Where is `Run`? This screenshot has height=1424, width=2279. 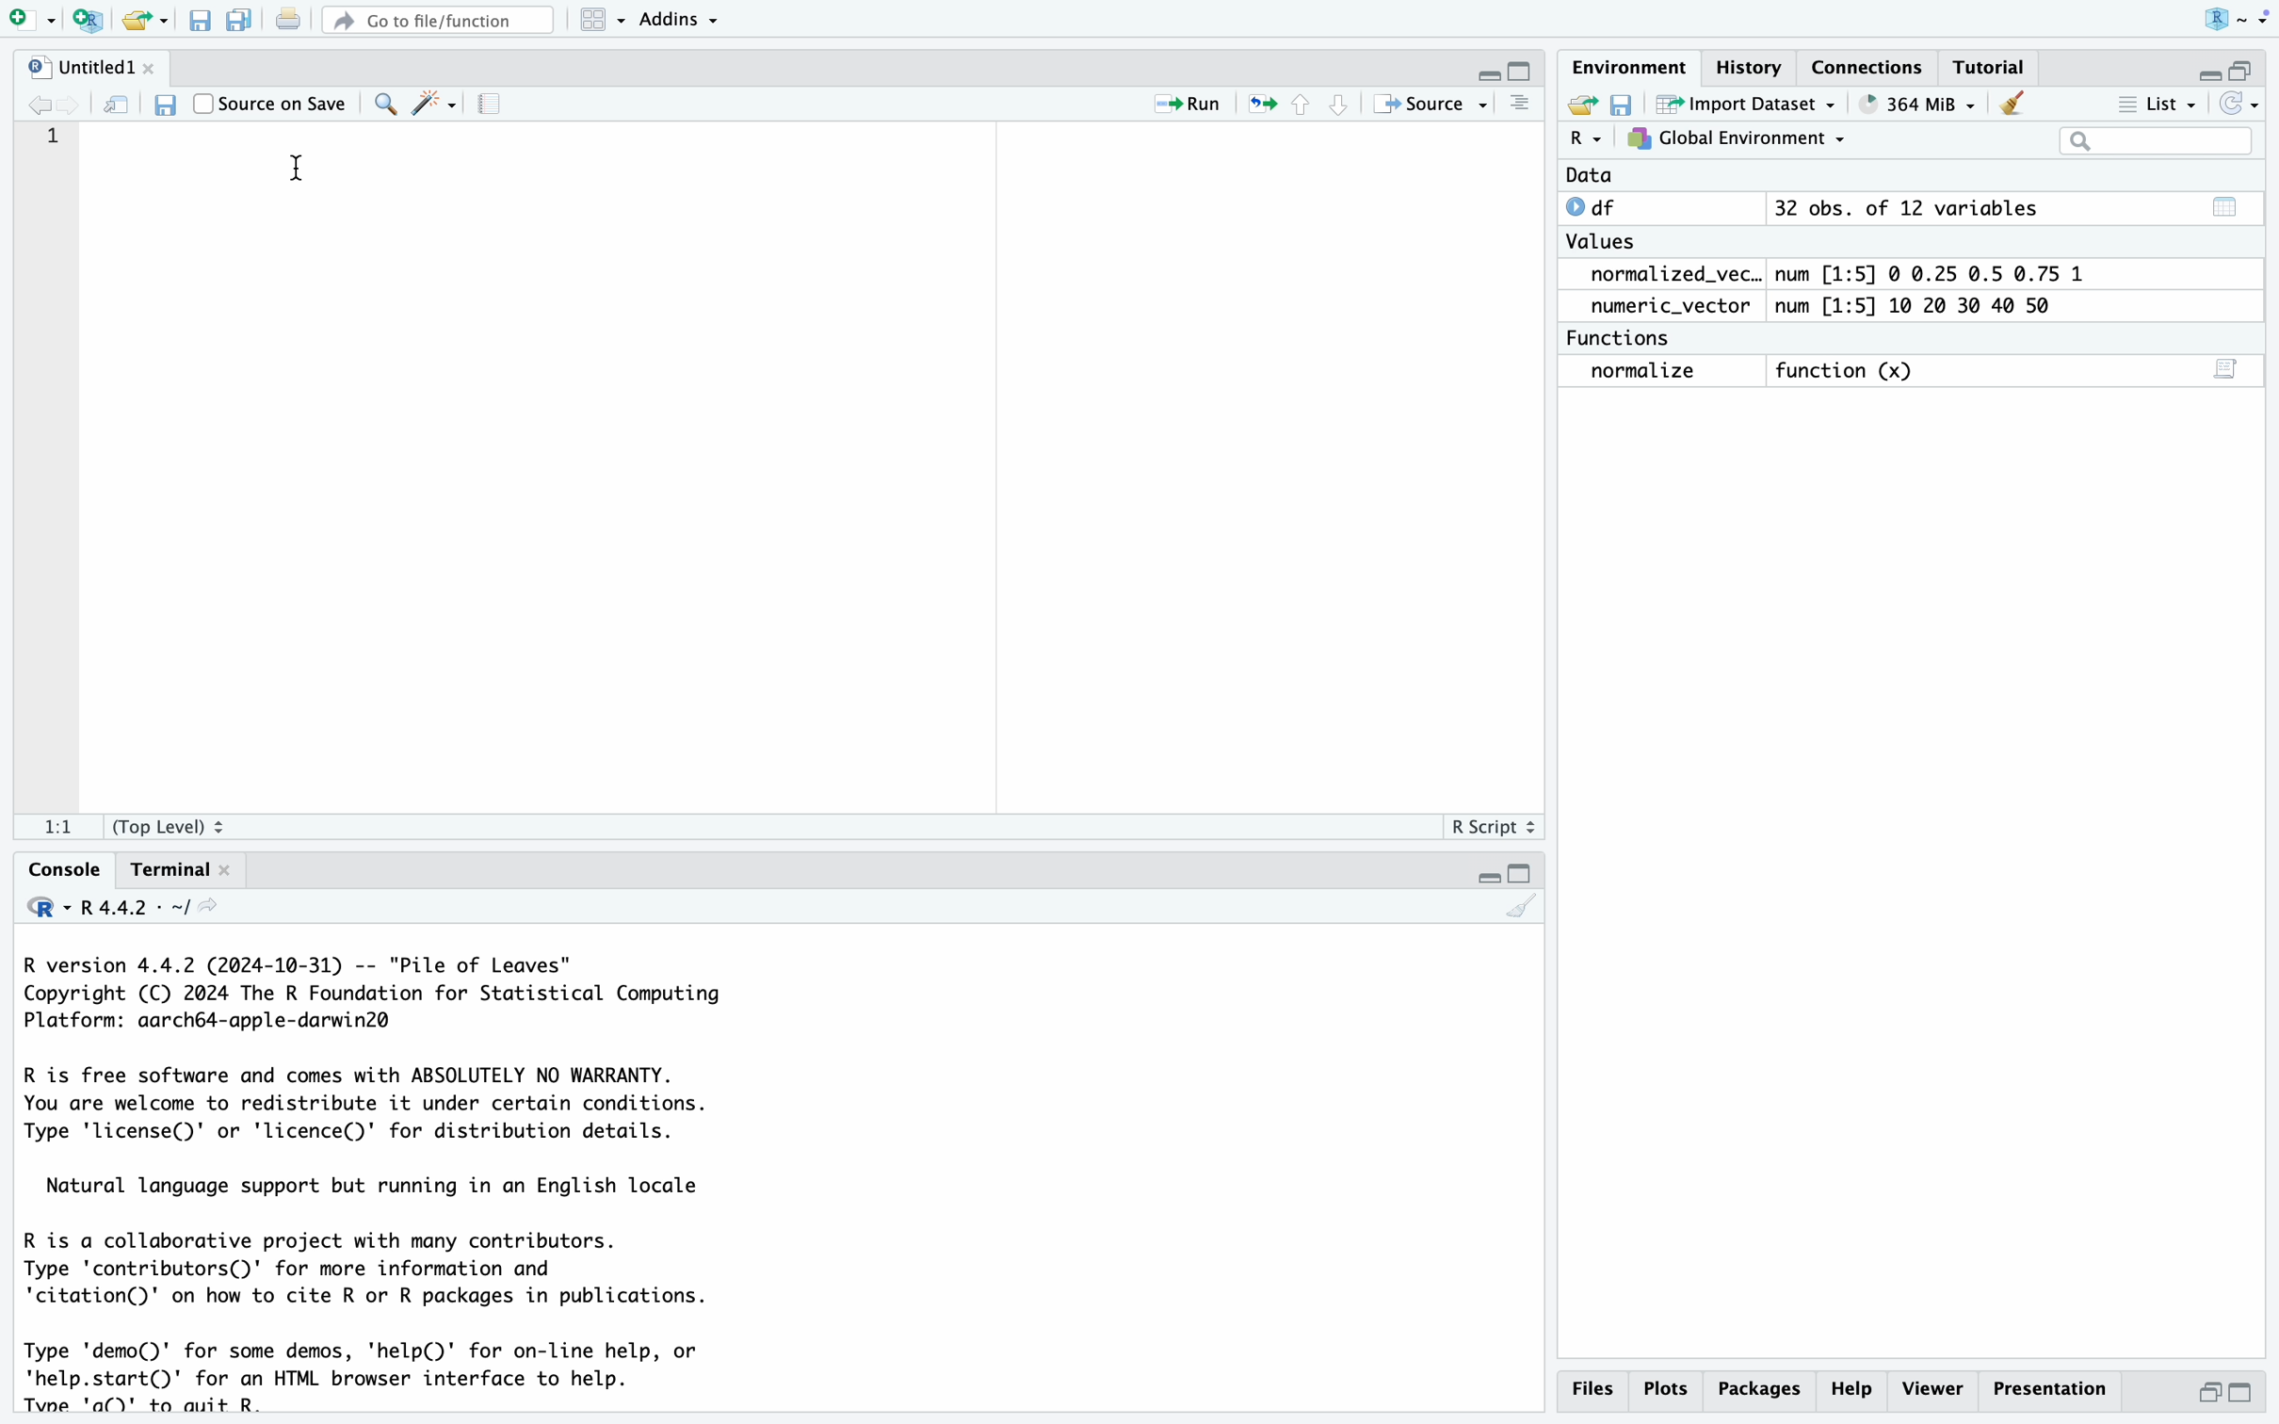
Run is located at coordinates (1175, 105).